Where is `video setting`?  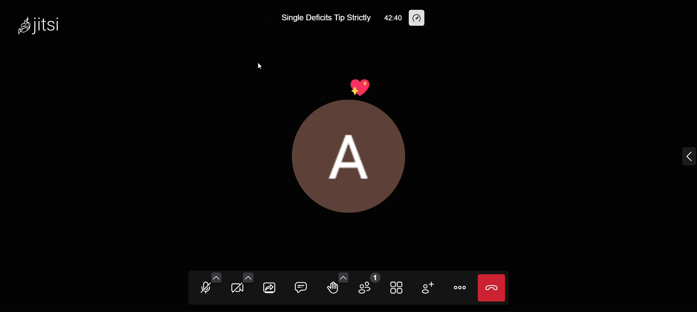
video setting is located at coordinates (249, 277).